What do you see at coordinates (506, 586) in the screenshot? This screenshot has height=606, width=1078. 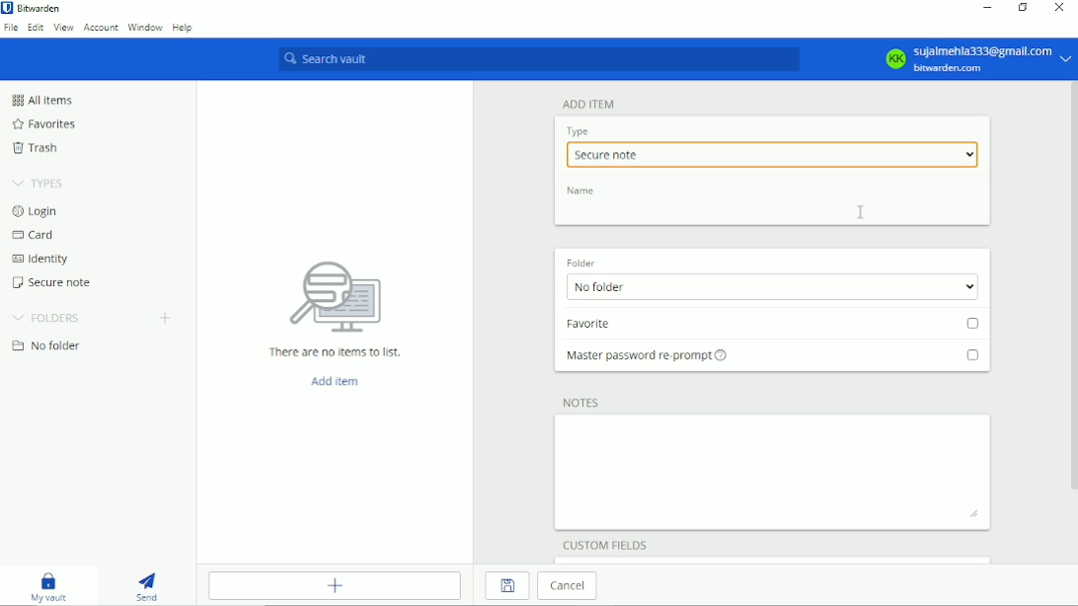 I see `Save` at bounding box center [506, 586].